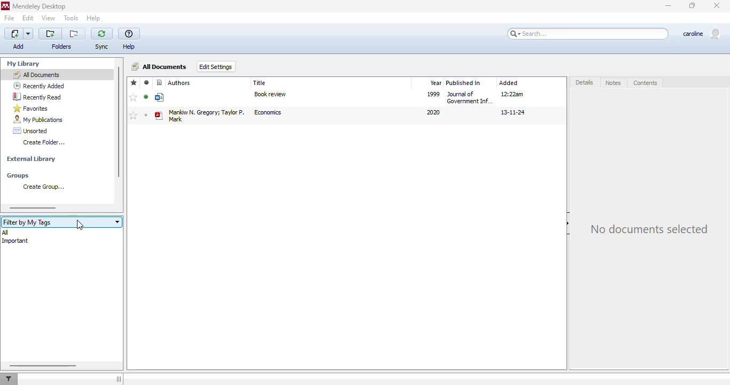 The height and width of the screenshot is (385, 730). I want to click on sync, so click(102, 39).